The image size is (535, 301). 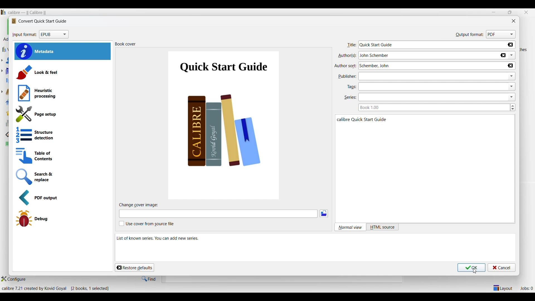 I want to click on Input format options, so click(x=54, y=35).